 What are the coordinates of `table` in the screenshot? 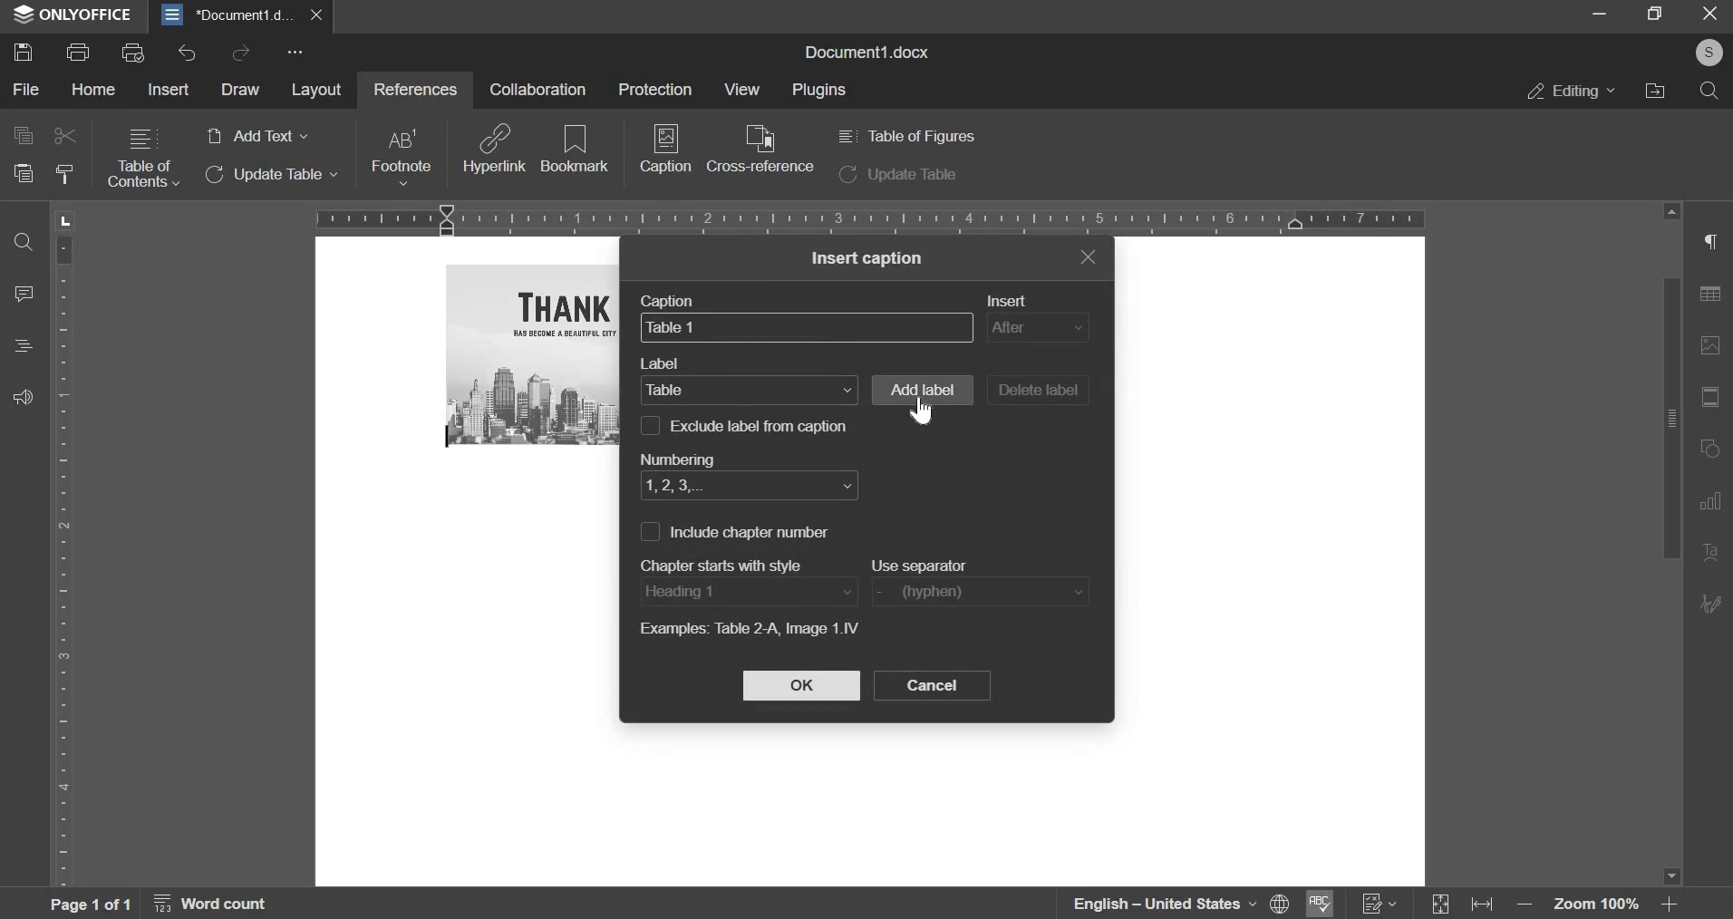 It's located at (1716, 298).